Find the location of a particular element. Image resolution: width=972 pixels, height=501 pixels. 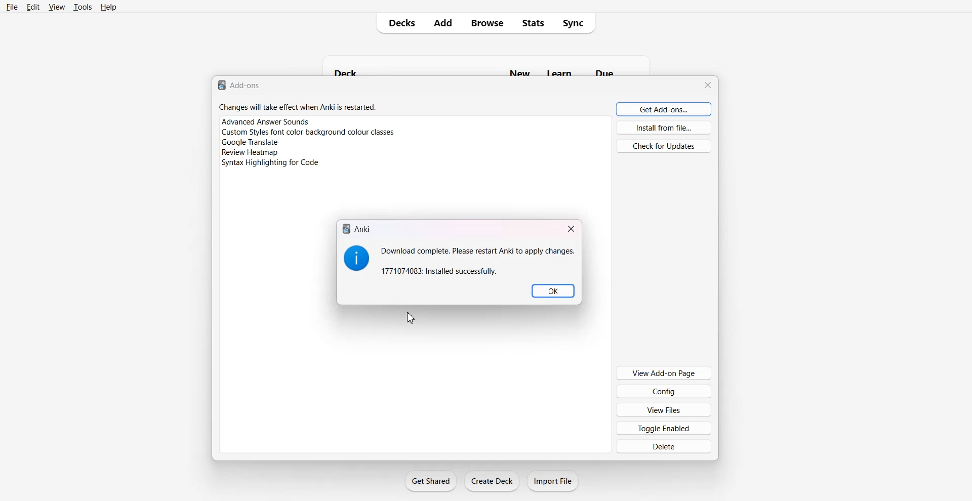

Toggle Enabled is located at coordinates (663, 428).